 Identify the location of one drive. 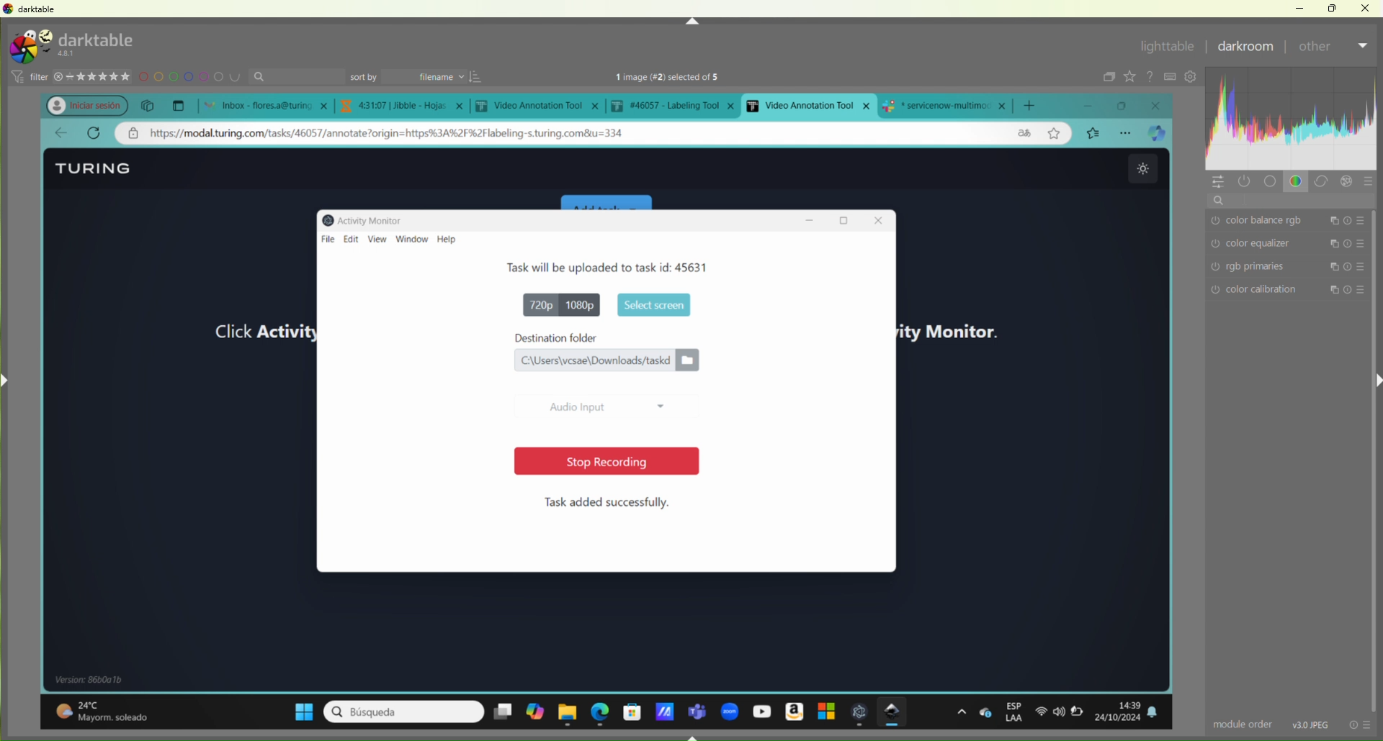
(985, 712).